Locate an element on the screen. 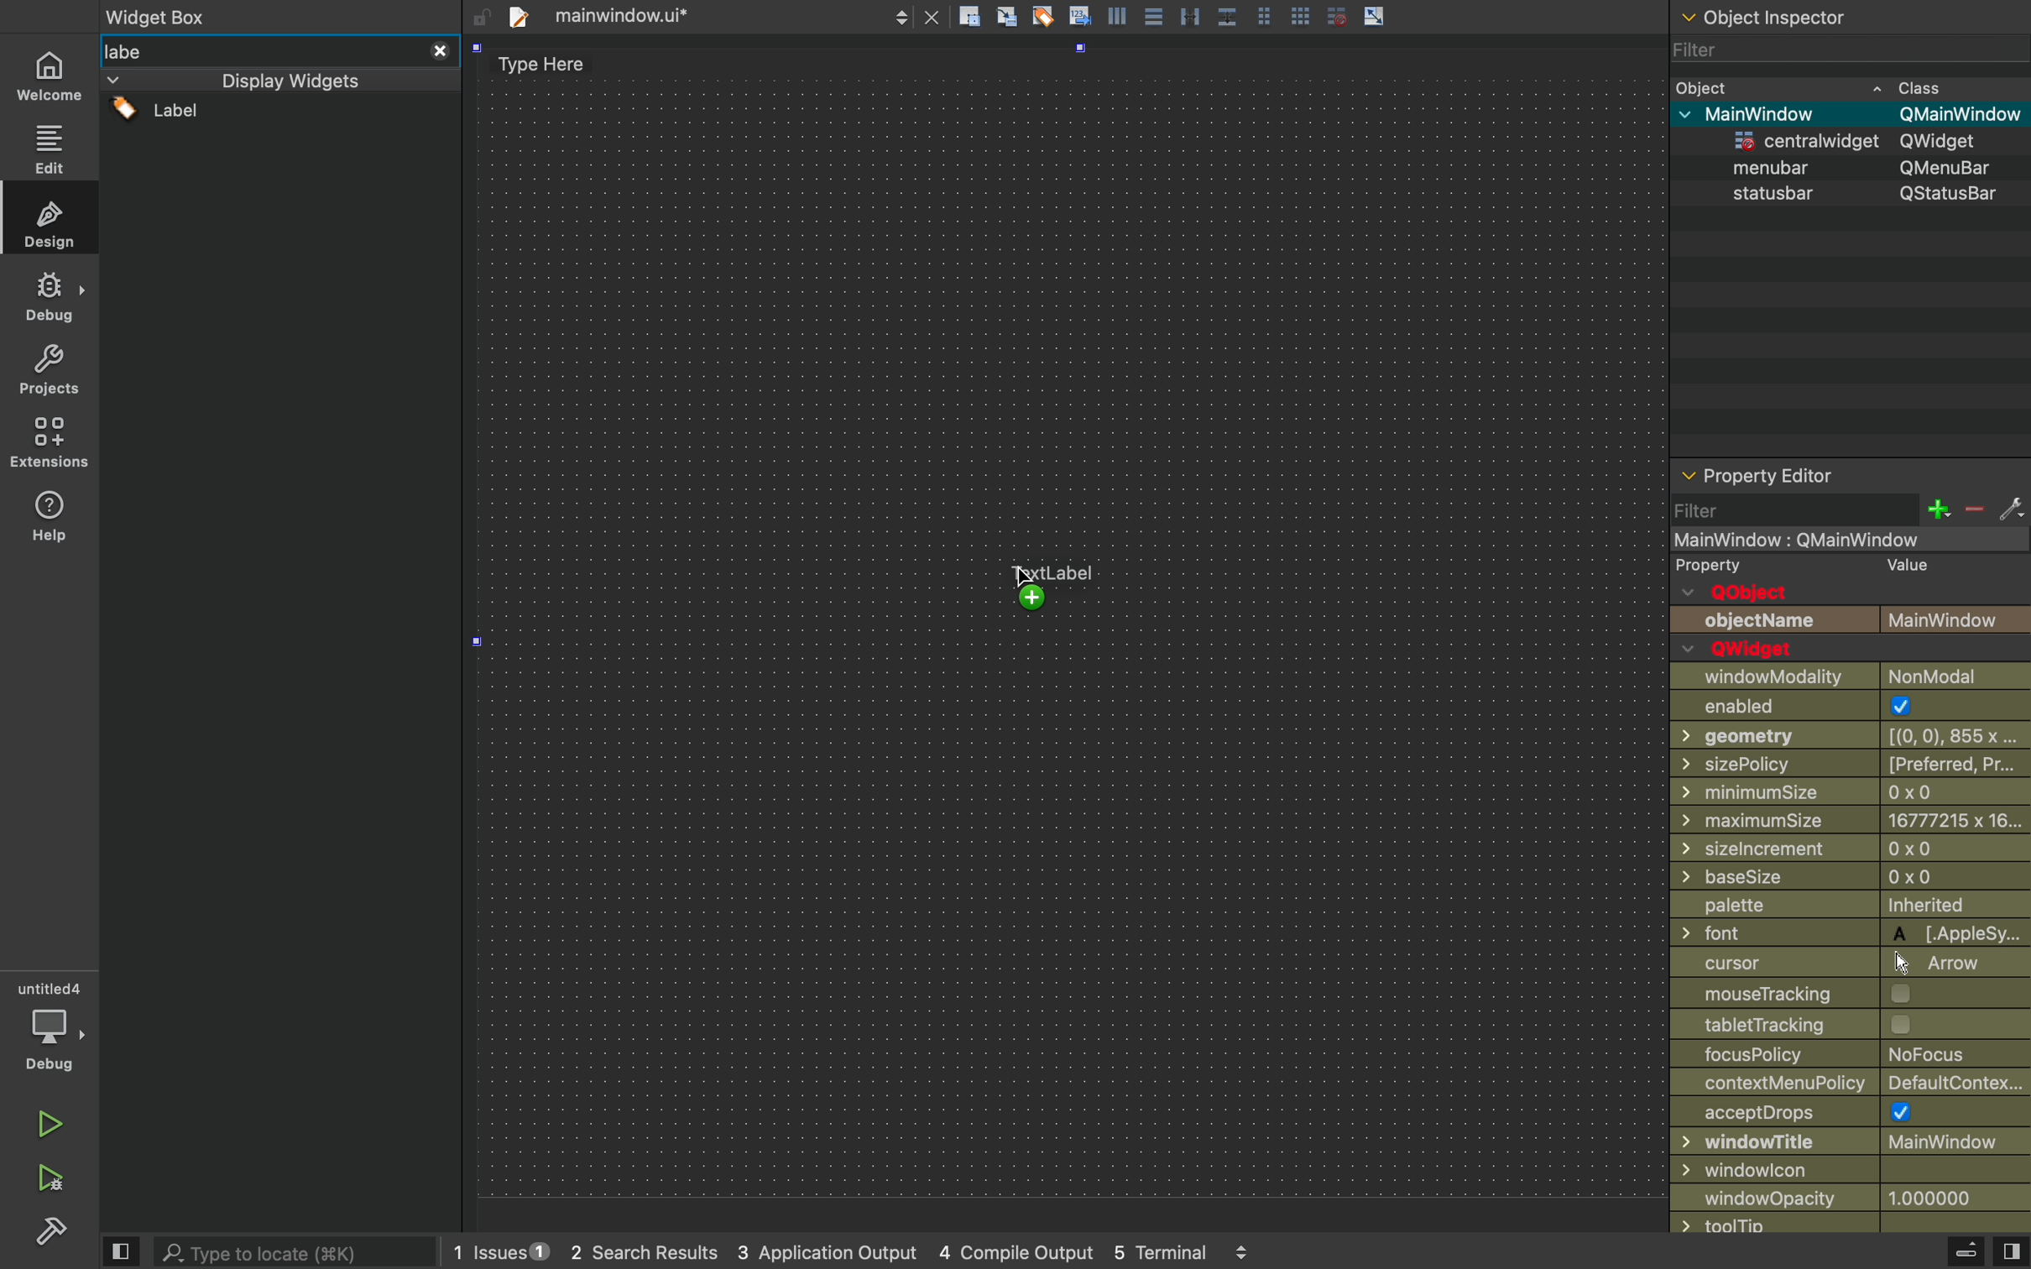  clear is located at coordinates (1043, 16).